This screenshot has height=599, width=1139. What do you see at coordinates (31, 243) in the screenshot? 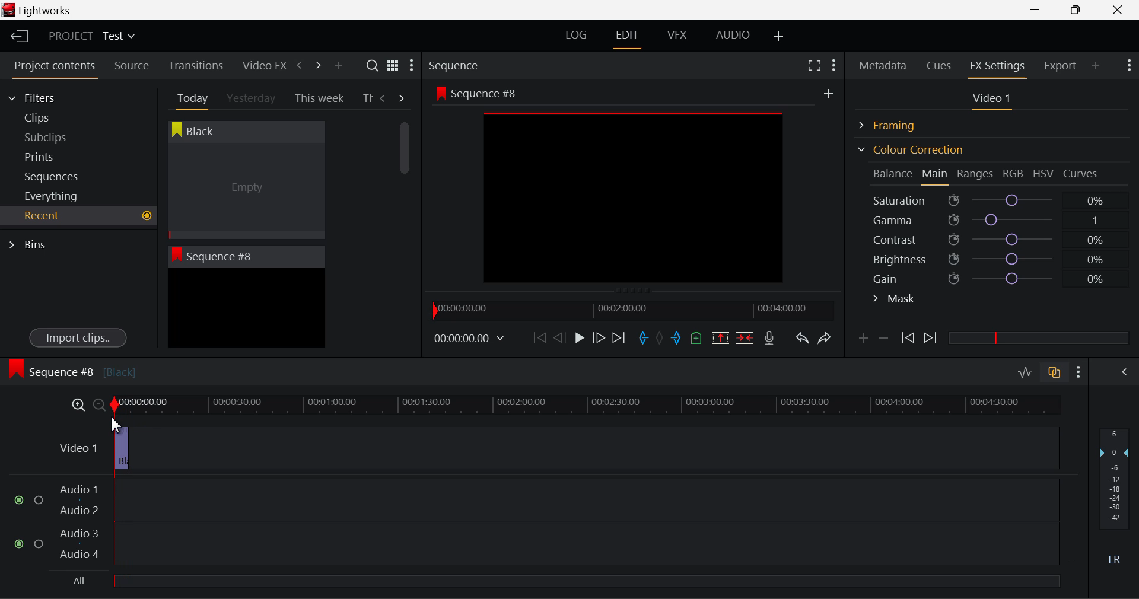
I see `Bins` at bounding box center [31, 243].